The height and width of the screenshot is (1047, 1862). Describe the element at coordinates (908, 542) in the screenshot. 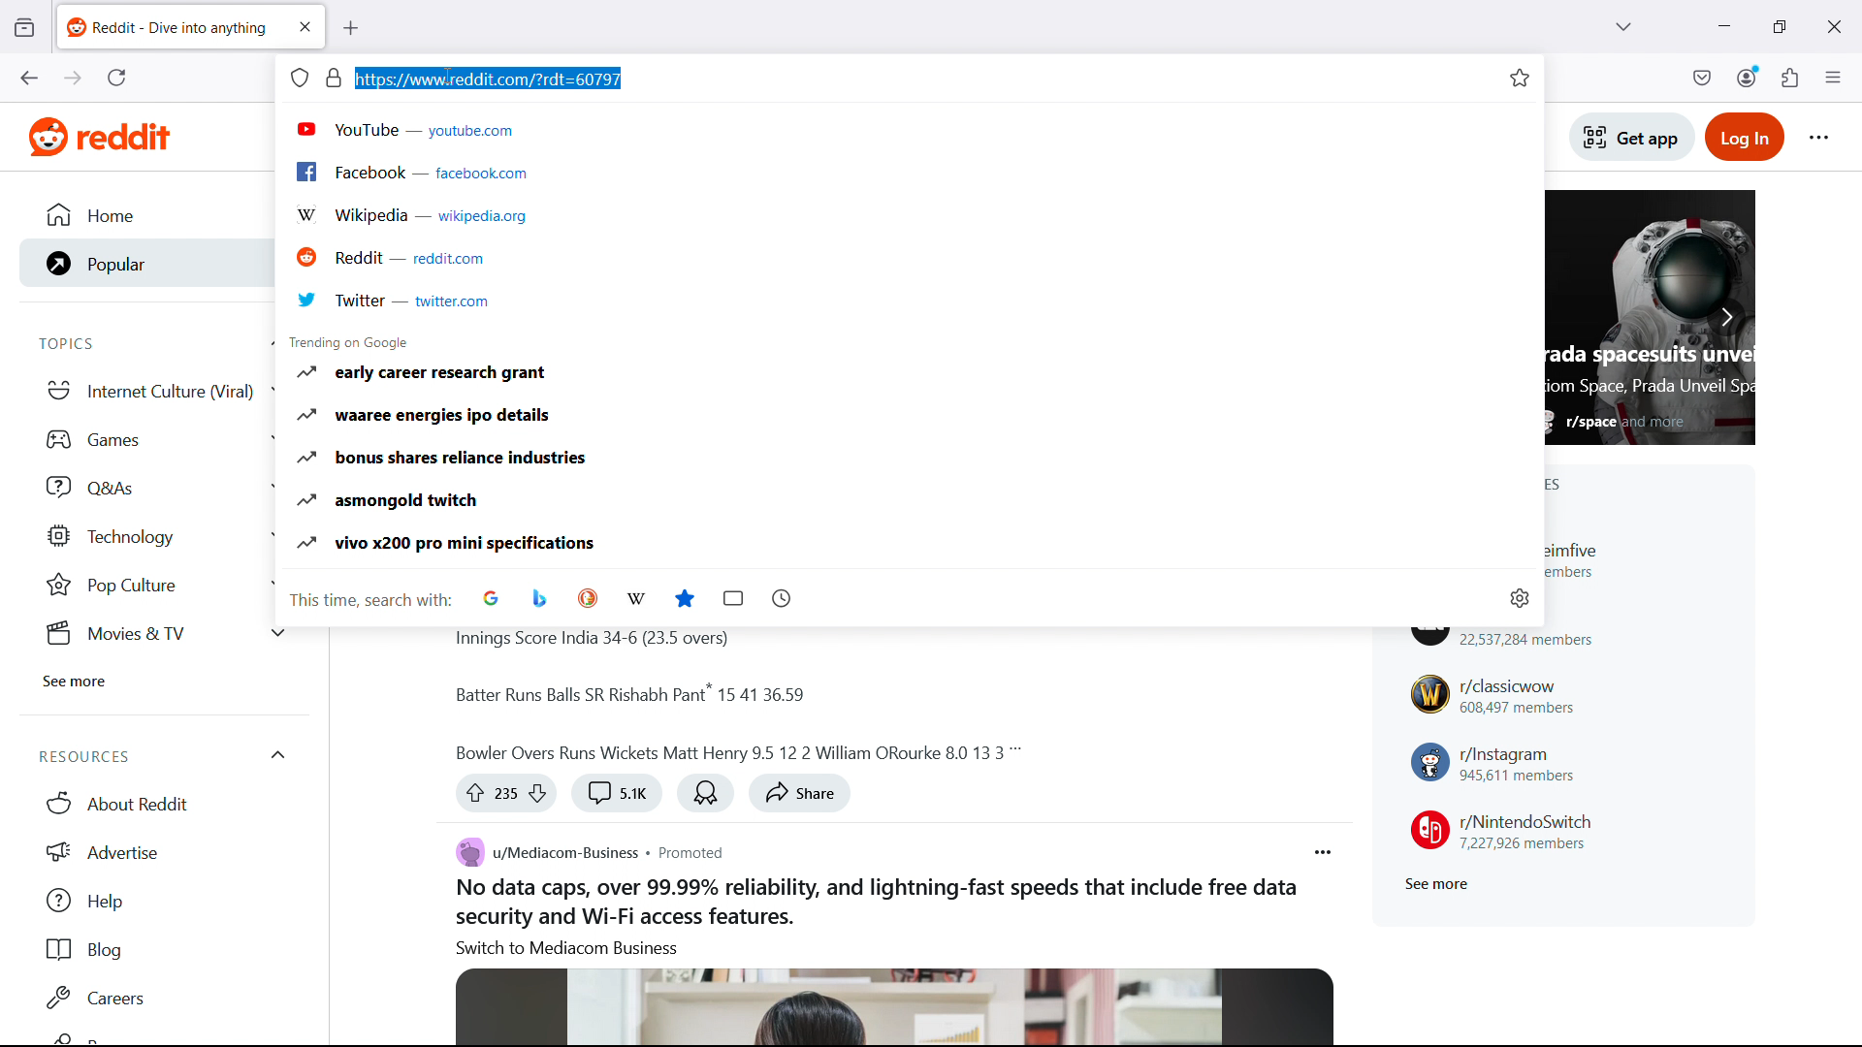

I see `Vivo X200 pro mini specifications` at that location.